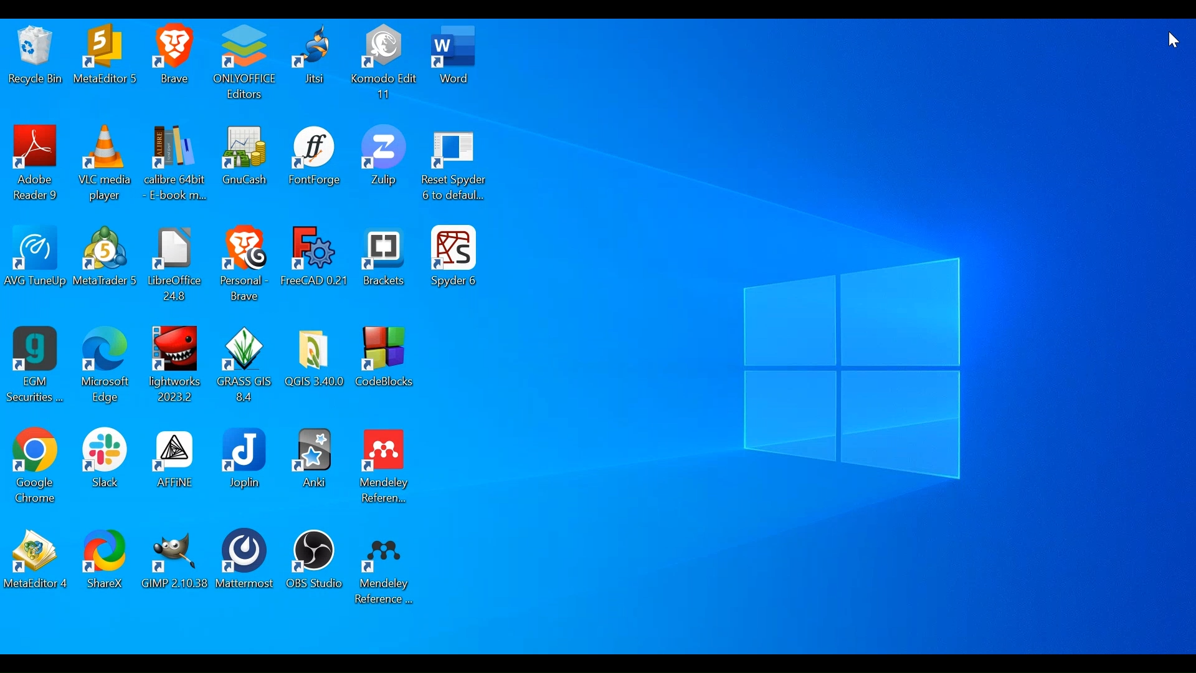 The height and width of the screenshot is (673, 1196). I want to click on Affine , so click(173, 468).